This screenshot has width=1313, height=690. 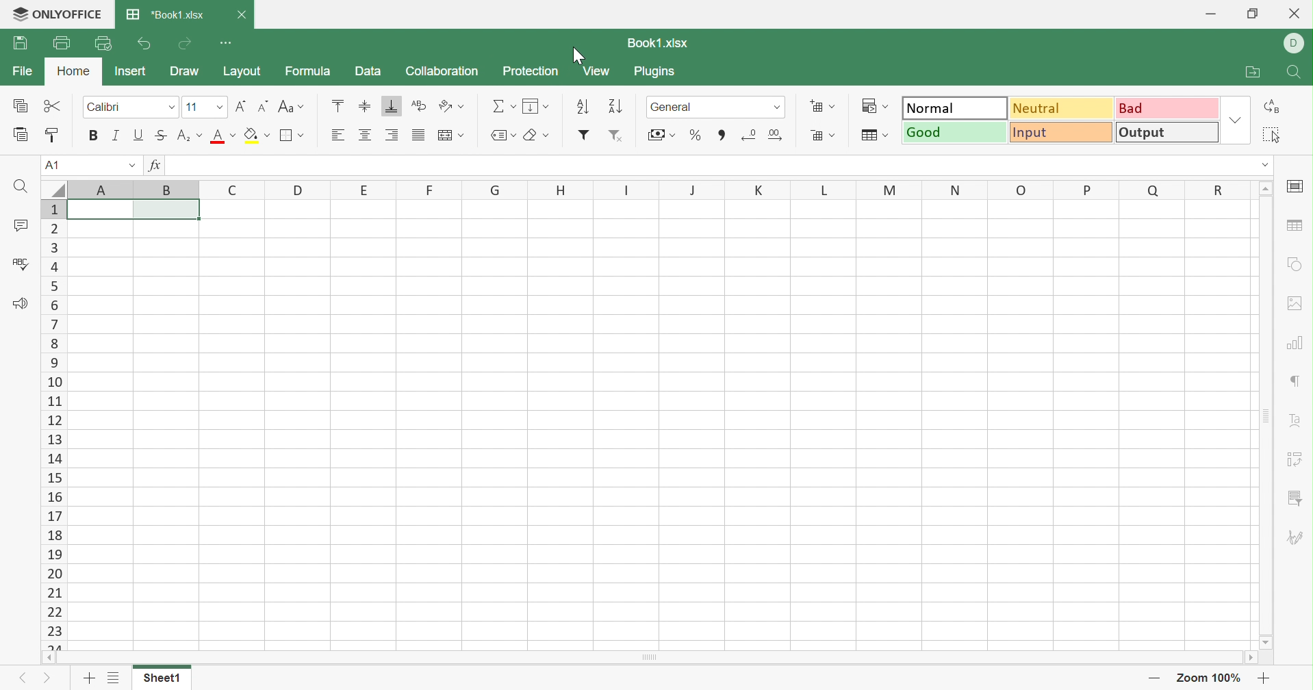 I want to click on Font color, so click(x=221, y=136).